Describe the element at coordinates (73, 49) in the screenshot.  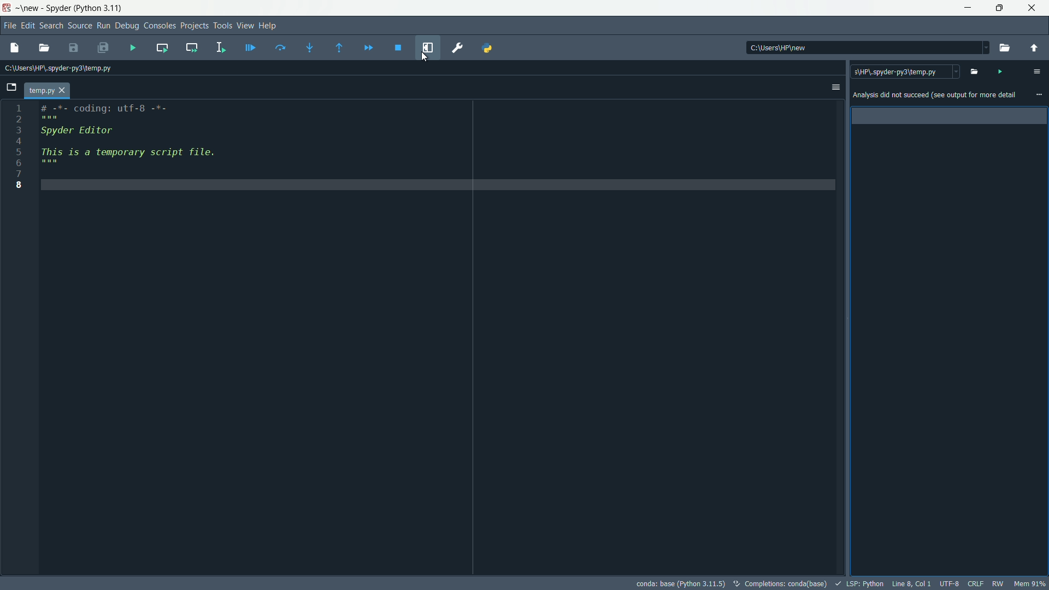
I see `save file` at that location.